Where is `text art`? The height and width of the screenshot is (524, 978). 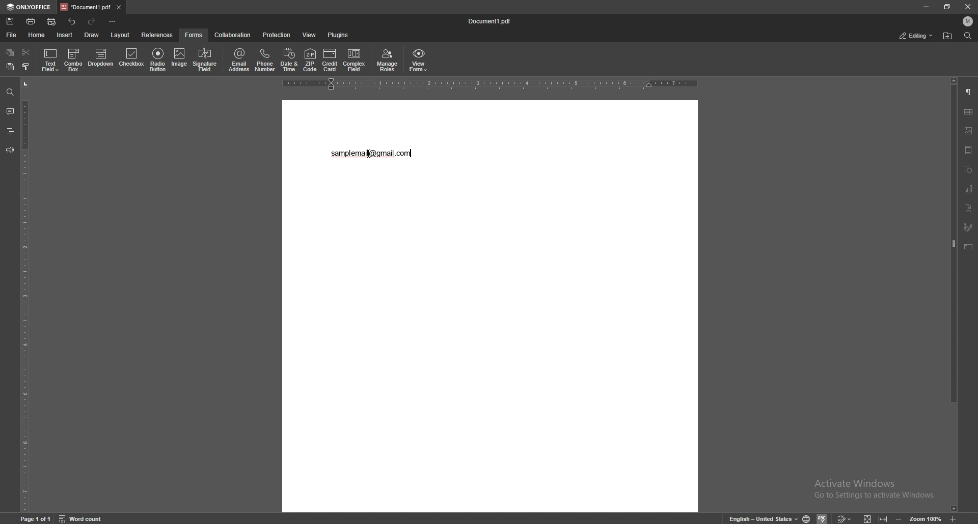 text art is located at coordinates (969, 208).